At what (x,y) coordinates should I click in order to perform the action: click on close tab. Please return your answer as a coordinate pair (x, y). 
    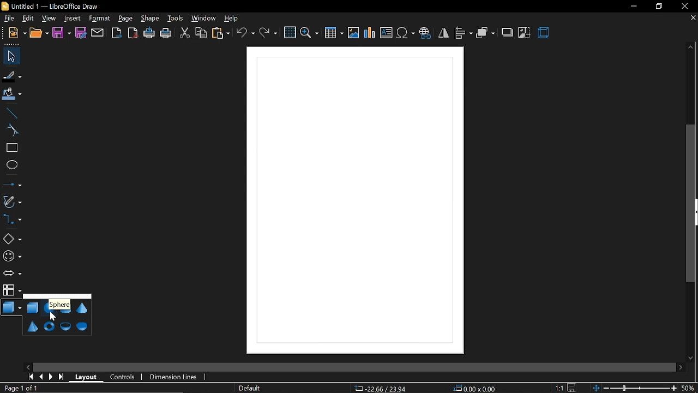
    Looking at the image, I should click on (691, 18).